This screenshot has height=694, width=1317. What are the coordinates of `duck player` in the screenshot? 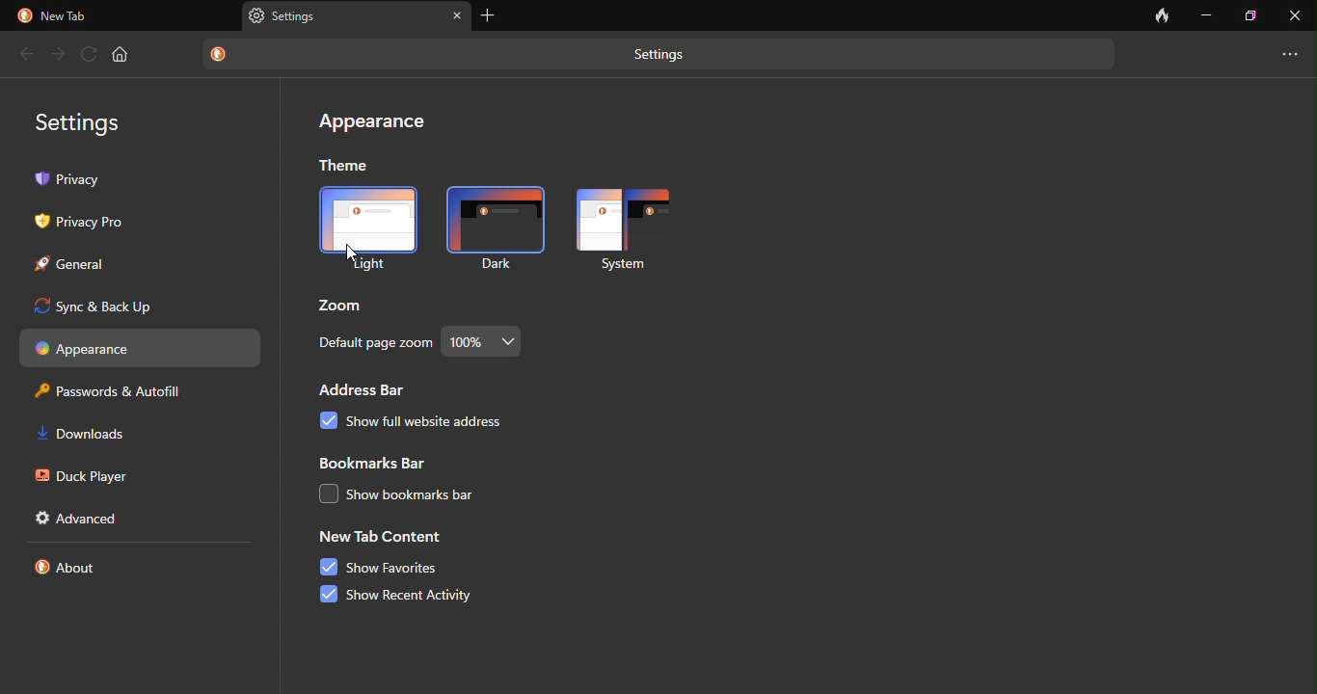 It's located at (85, 476).